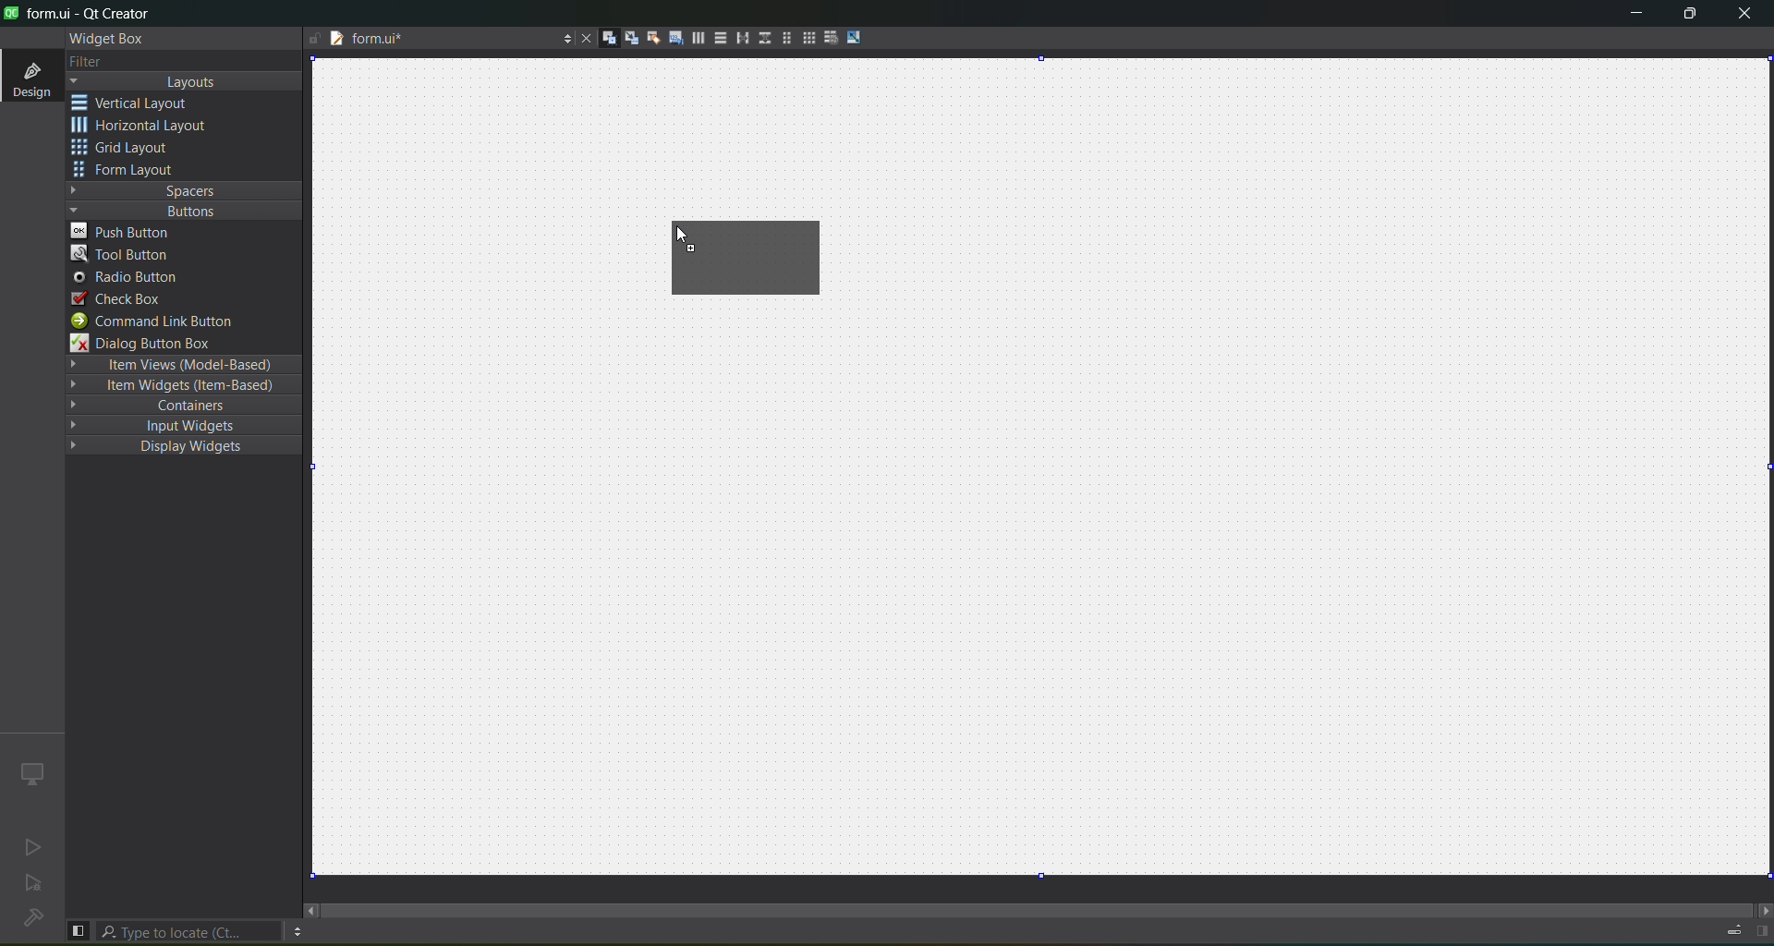  Describe the element at coordinates (180, 211) in the screenshot. I see `button` at that location.